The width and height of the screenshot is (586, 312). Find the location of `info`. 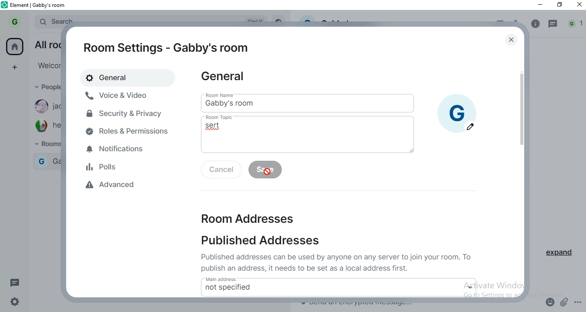

info is located at coordinates (535, 24).